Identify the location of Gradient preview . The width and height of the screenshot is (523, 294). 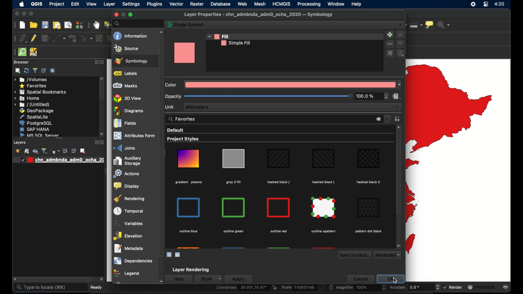
(323, 159).